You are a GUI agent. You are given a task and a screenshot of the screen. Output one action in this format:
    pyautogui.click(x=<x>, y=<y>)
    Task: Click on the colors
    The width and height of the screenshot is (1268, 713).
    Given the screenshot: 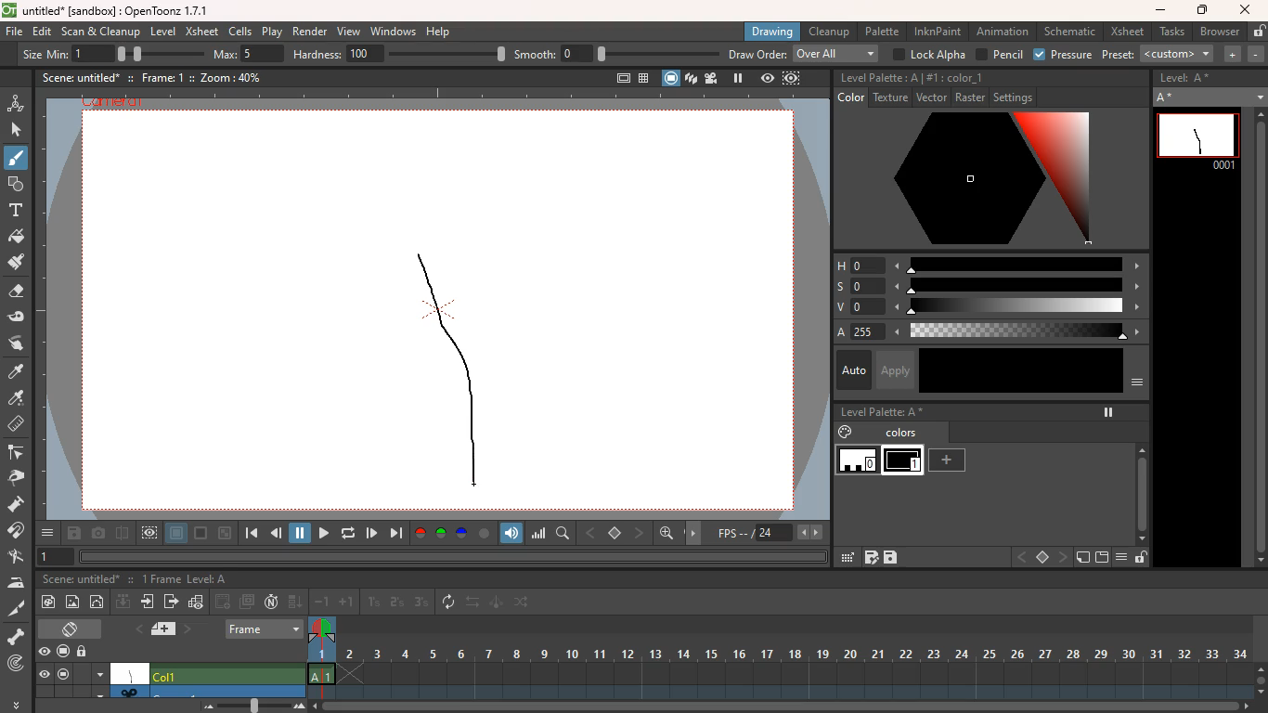 What is the action you would take?
    pyautogui.click(x=902, y=434)
    